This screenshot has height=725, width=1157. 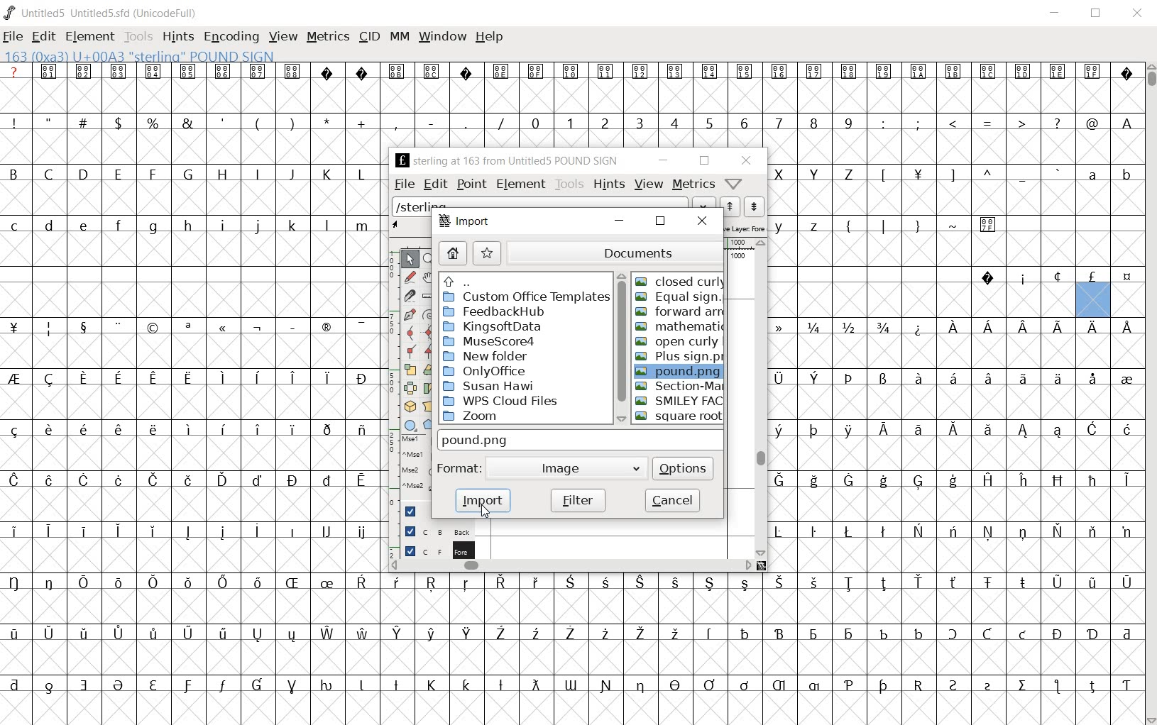 What do you see at coordinates (292, 379) in the screenshot?
I see `Symbol` at bounding box center [292, 379].